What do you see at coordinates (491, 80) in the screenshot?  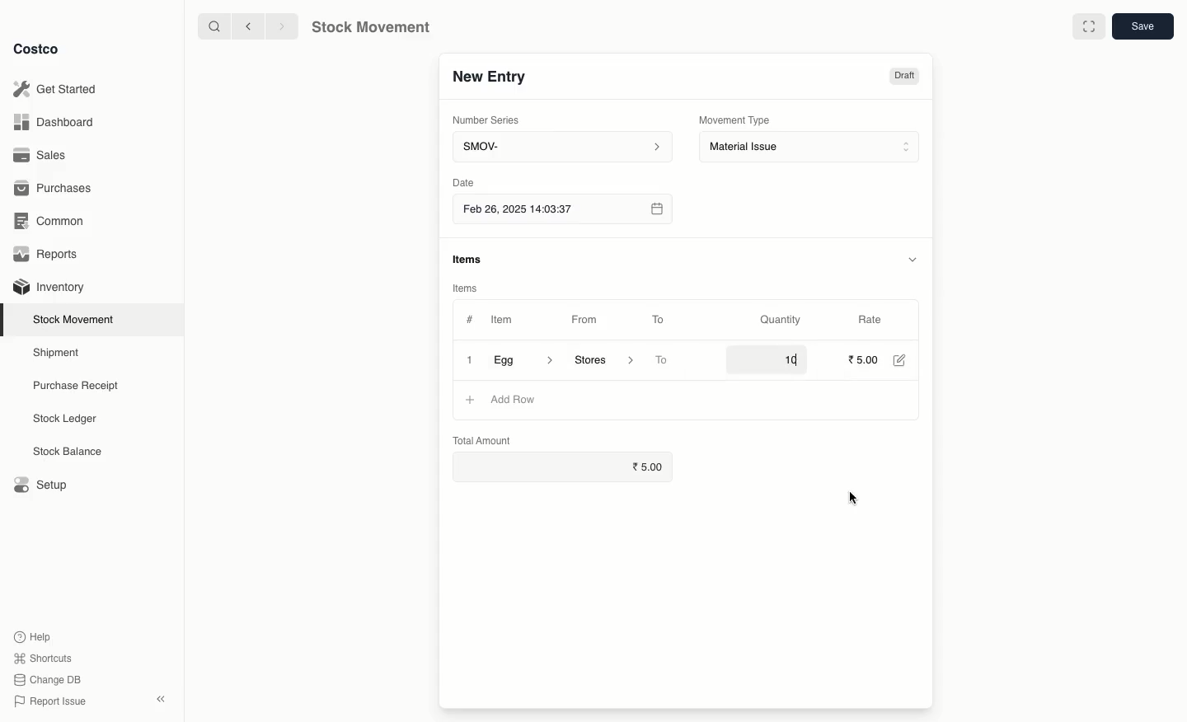 I see `New Entry` at bounding box center [491, 80].